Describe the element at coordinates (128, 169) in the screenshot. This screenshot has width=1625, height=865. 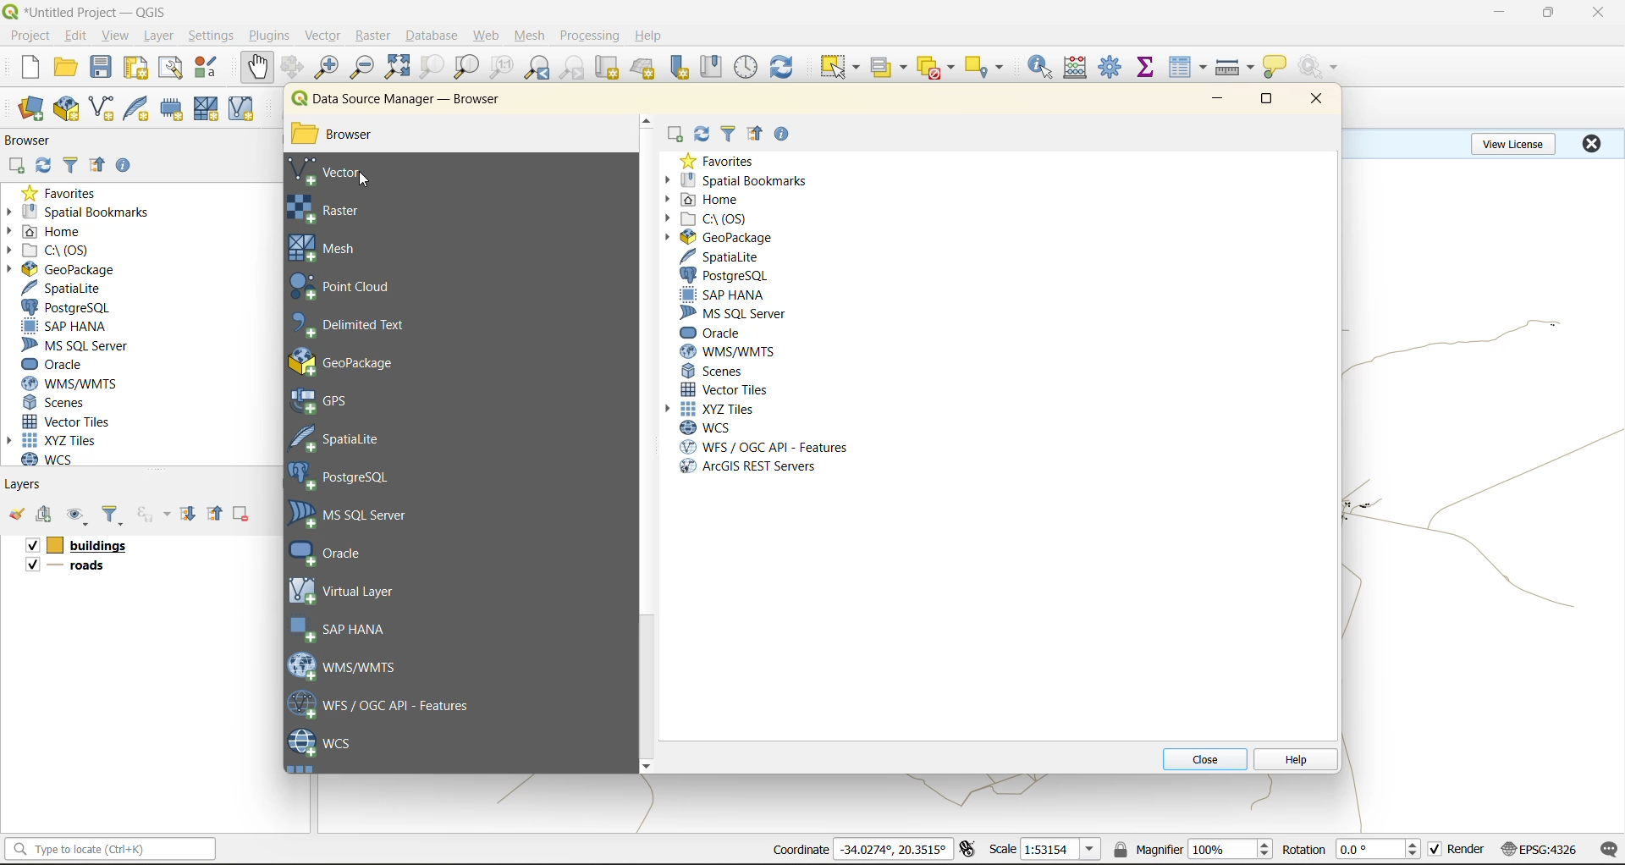
I see `enable/disable properties` at that location.